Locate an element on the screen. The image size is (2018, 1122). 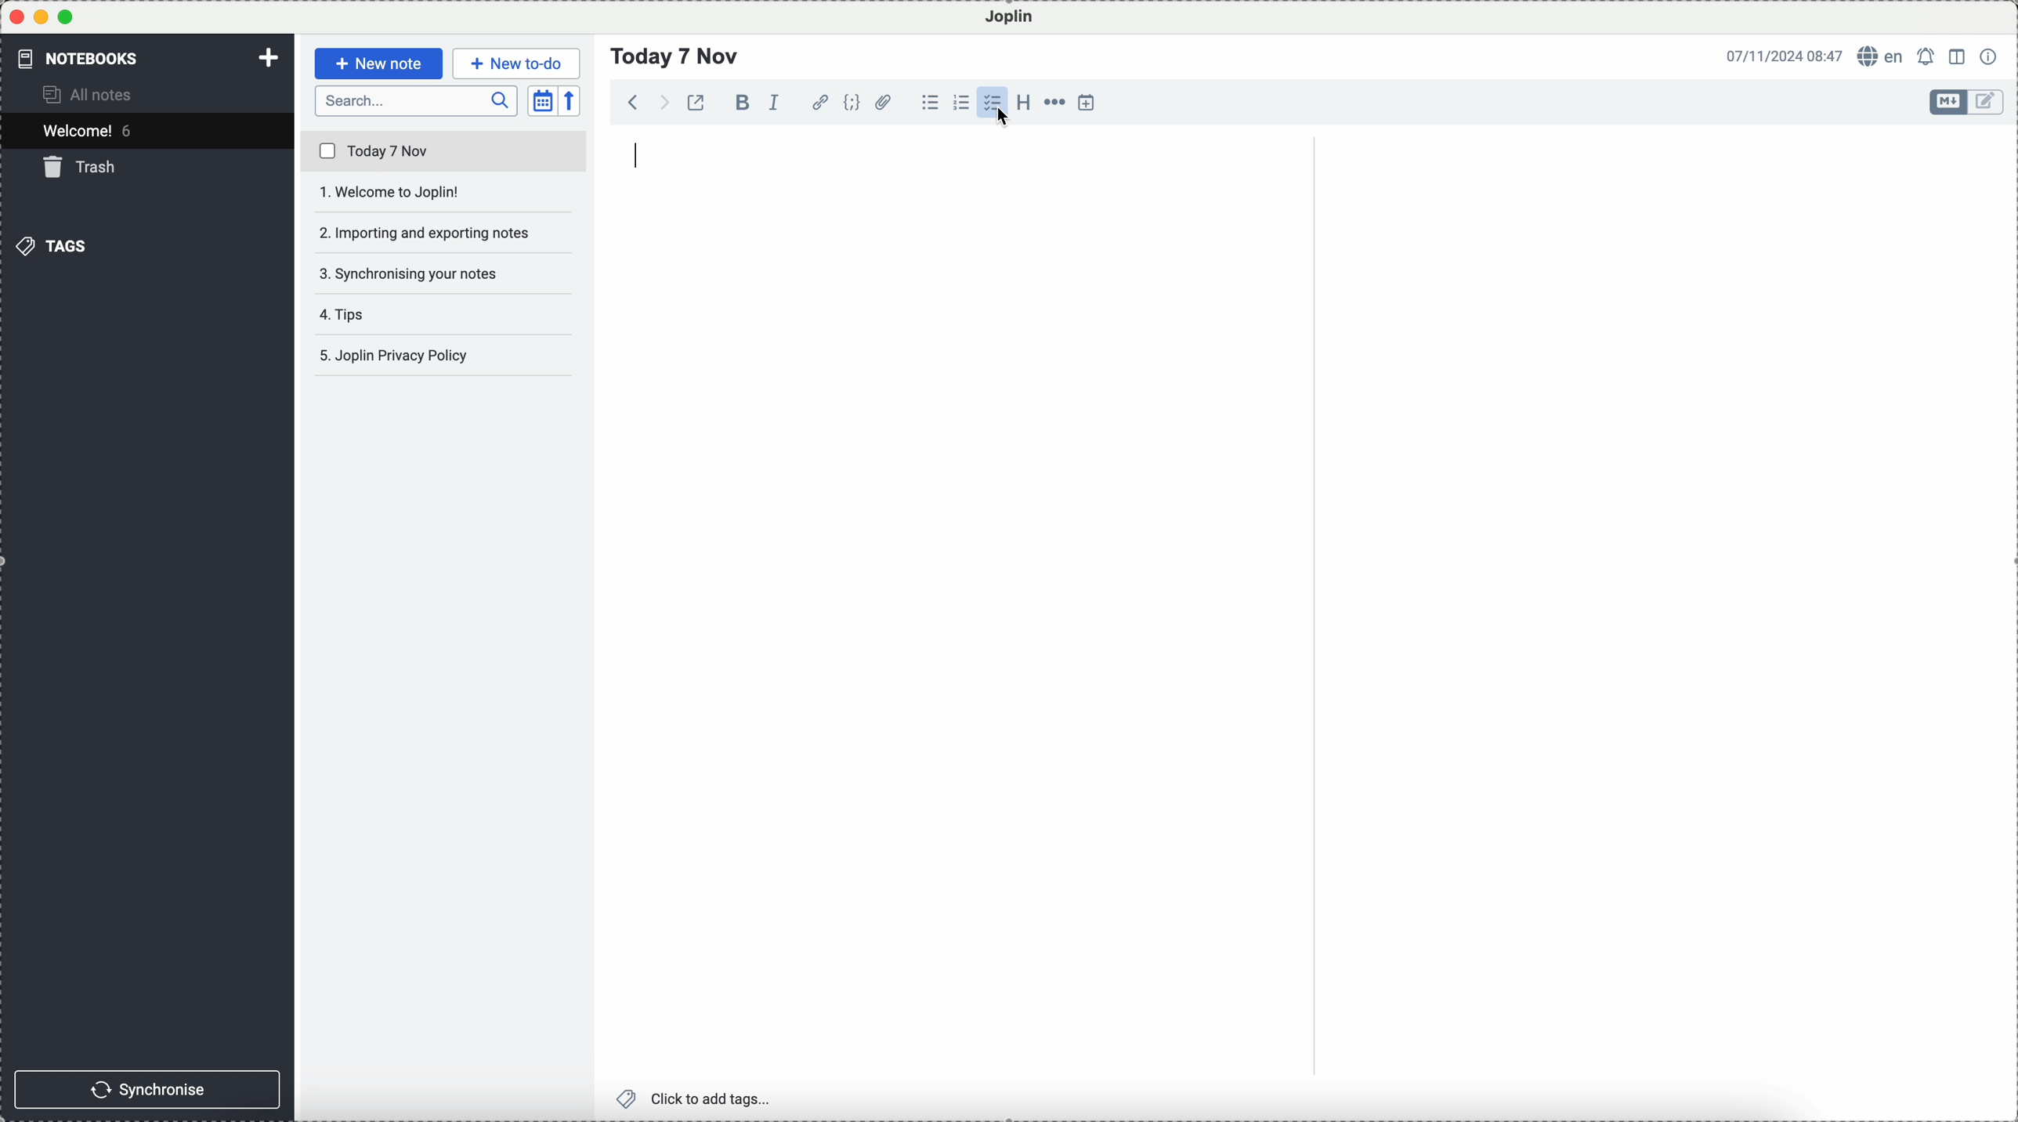
toggle editors is located at coordinates (1949, 102).